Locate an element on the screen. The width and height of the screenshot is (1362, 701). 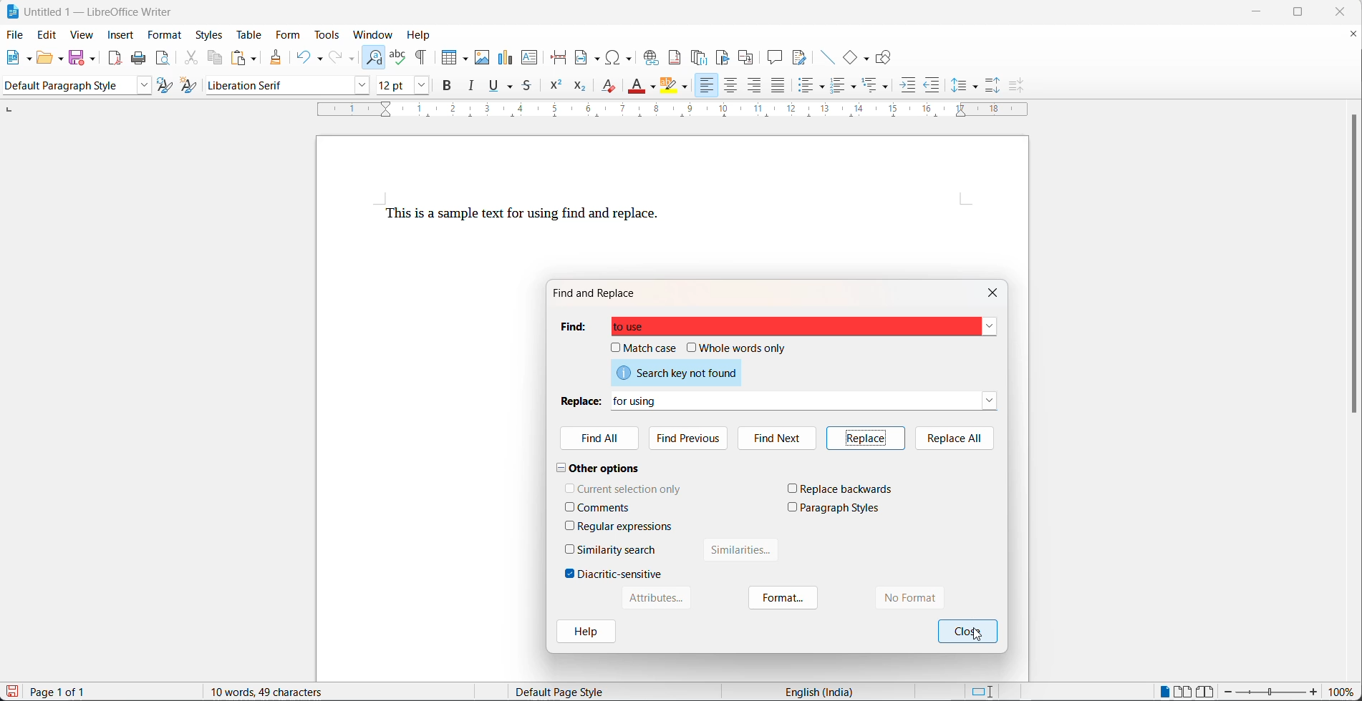
checkbox is located at coordinates (571, 549).